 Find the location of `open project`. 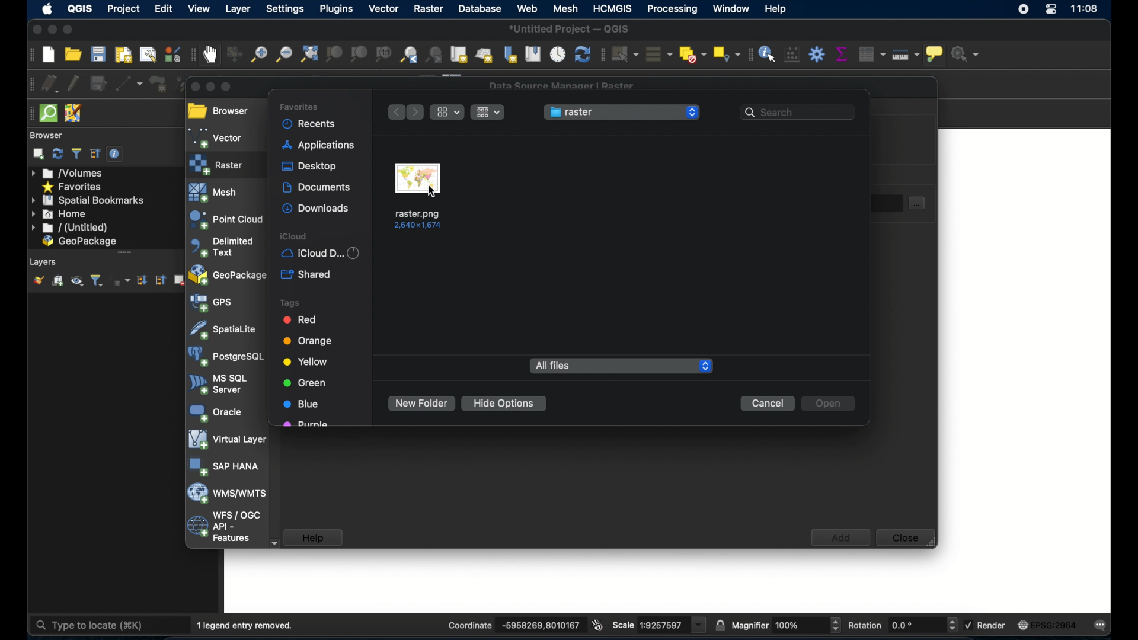

open project is located at coordinates (74, 54).